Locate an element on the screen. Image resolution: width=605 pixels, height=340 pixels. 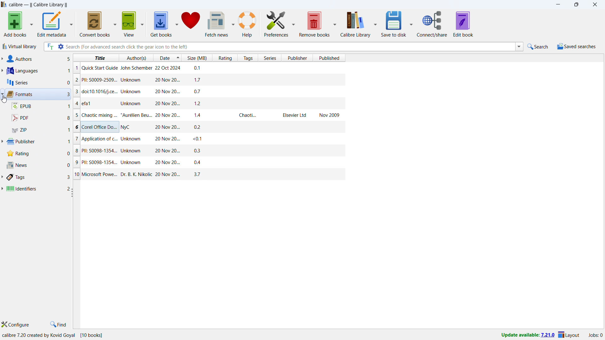
maximize is located at coordinates (576, 4).